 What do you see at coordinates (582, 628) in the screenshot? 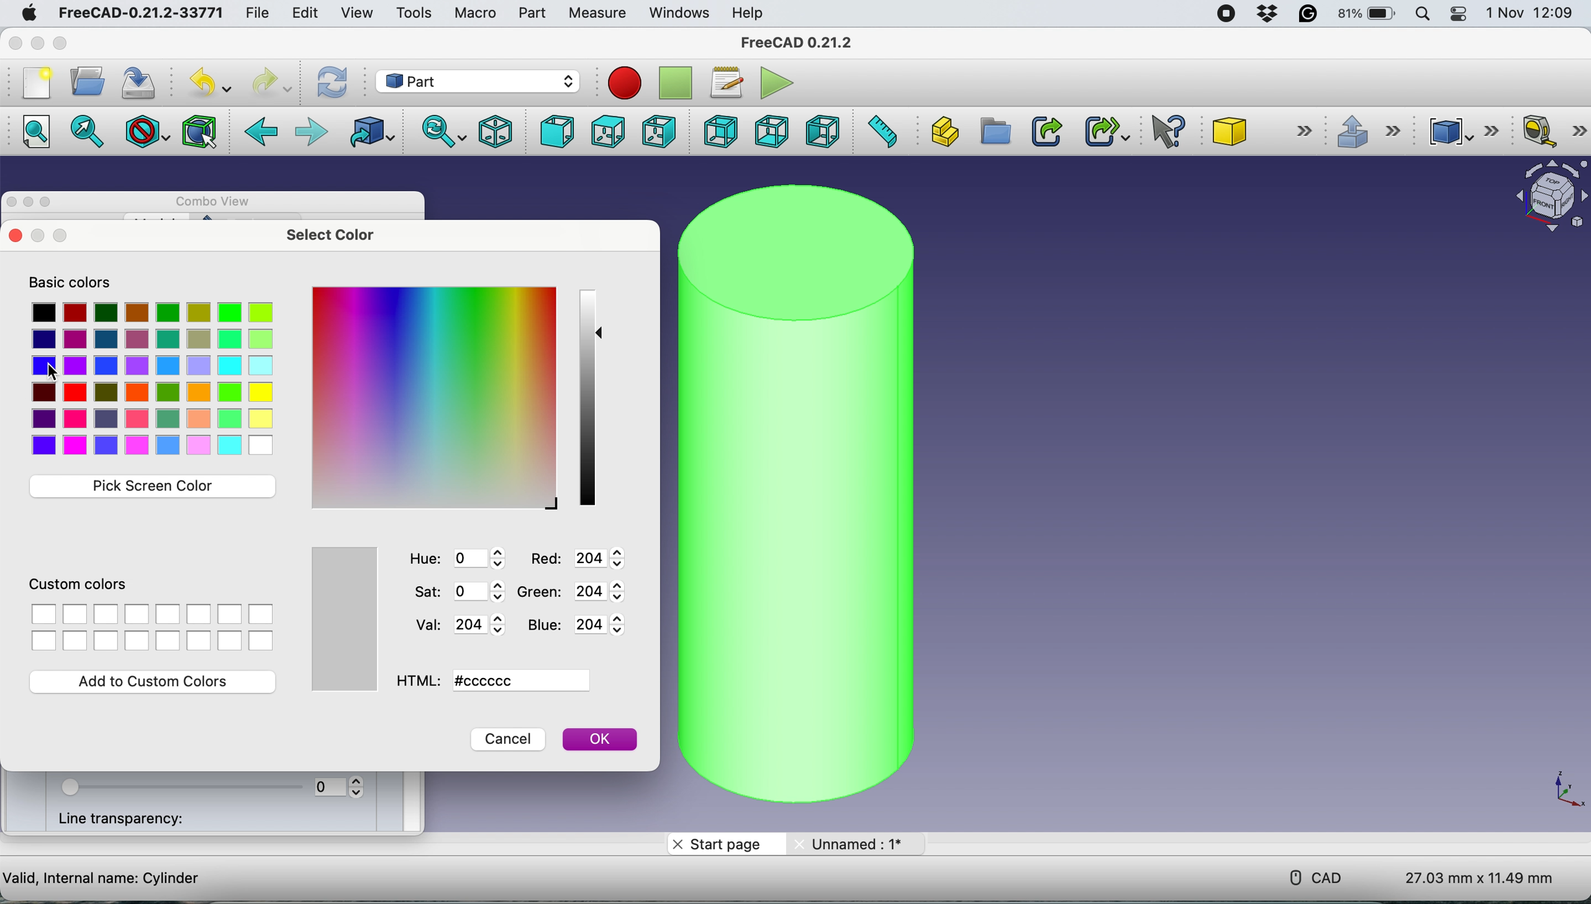
I see `blue` at bounding box center [582, 628].